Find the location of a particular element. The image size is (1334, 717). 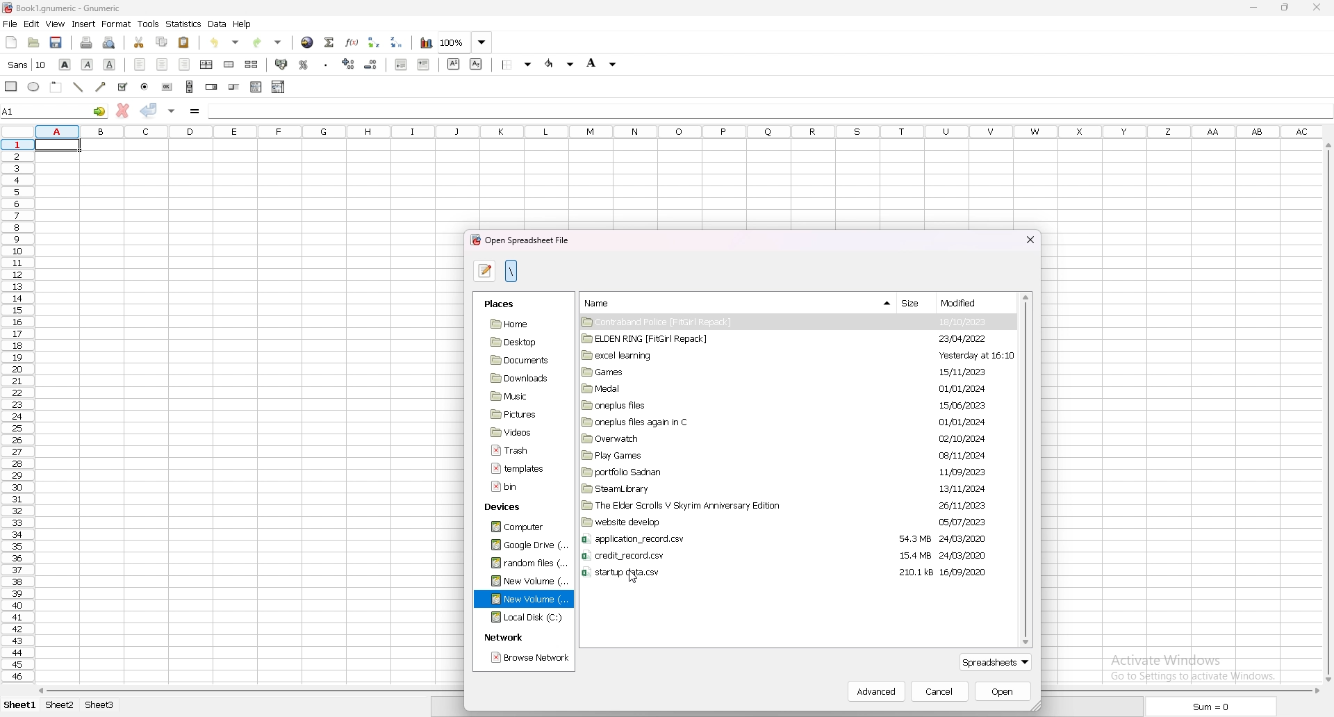

slider is located at coordinates (234, 87).